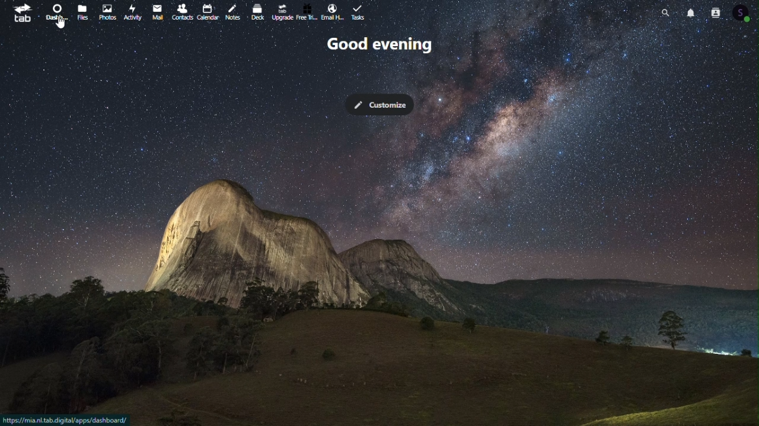 Image resolution: width=759 pixels, height=426 pixels. I want to click on Account icon, so click(745, 12).